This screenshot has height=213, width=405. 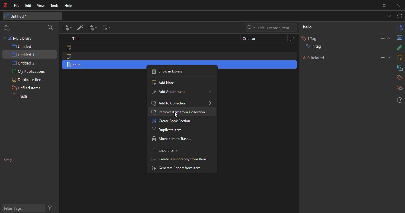 I want to click on my library, so click(x=21, y=39).